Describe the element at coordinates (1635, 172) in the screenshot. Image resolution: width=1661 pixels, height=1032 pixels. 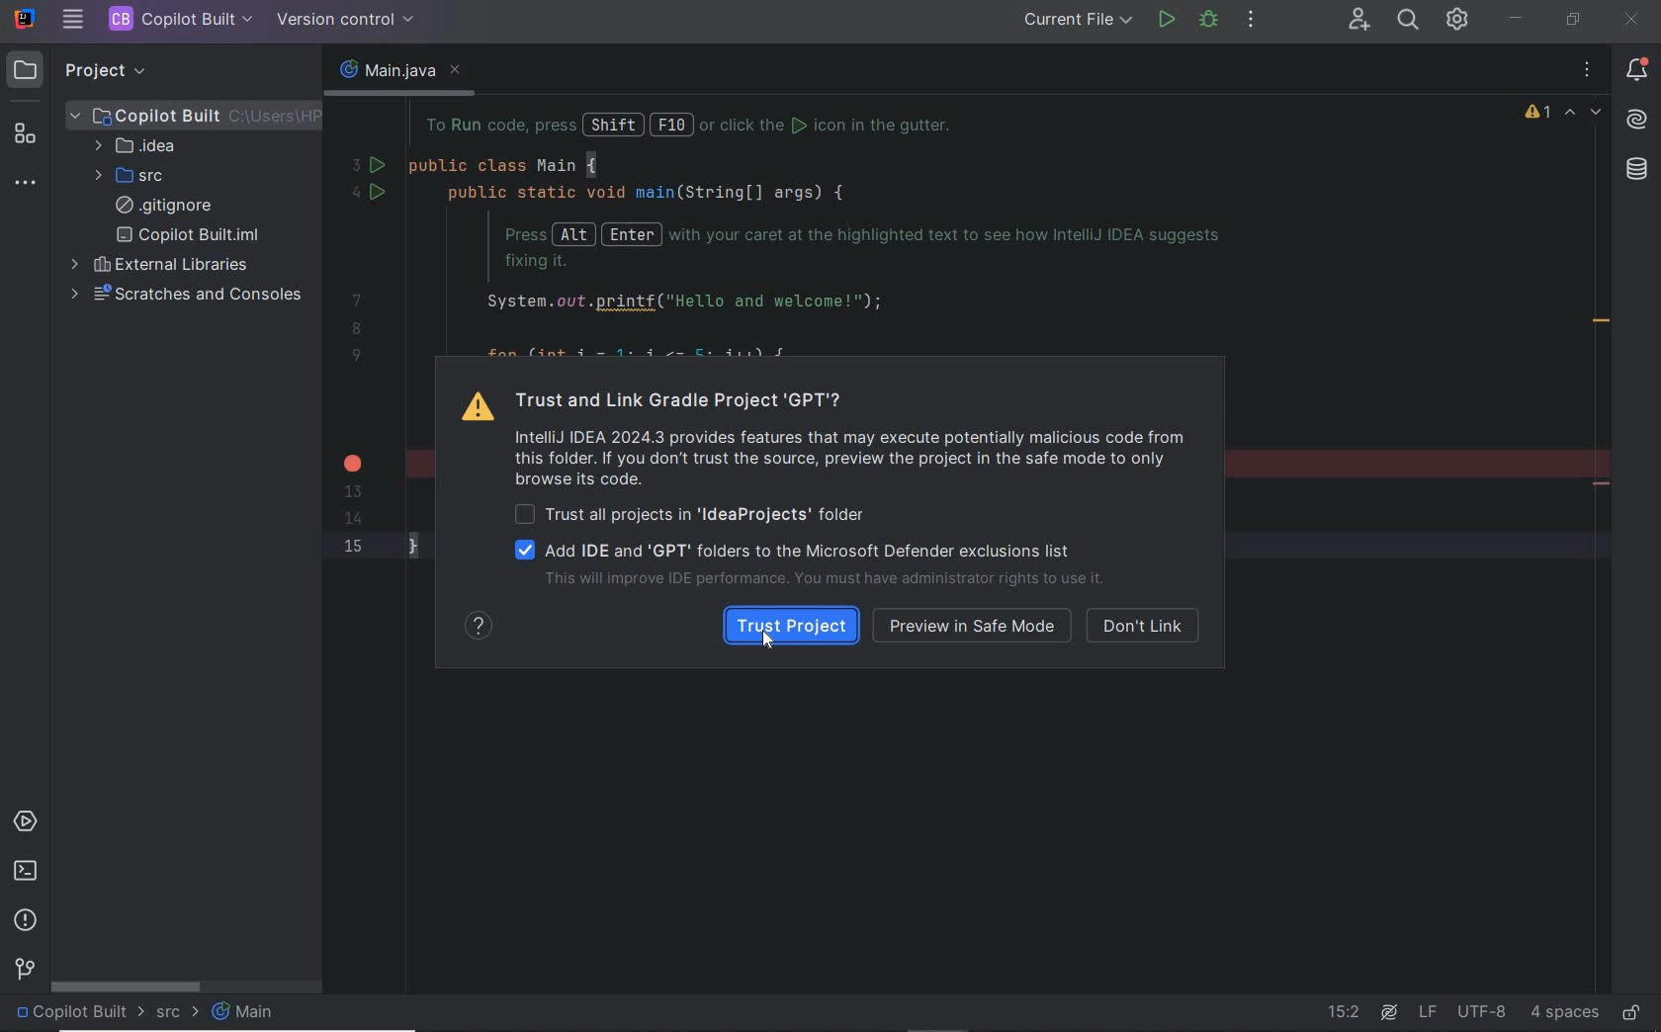
I see `database` at that location.